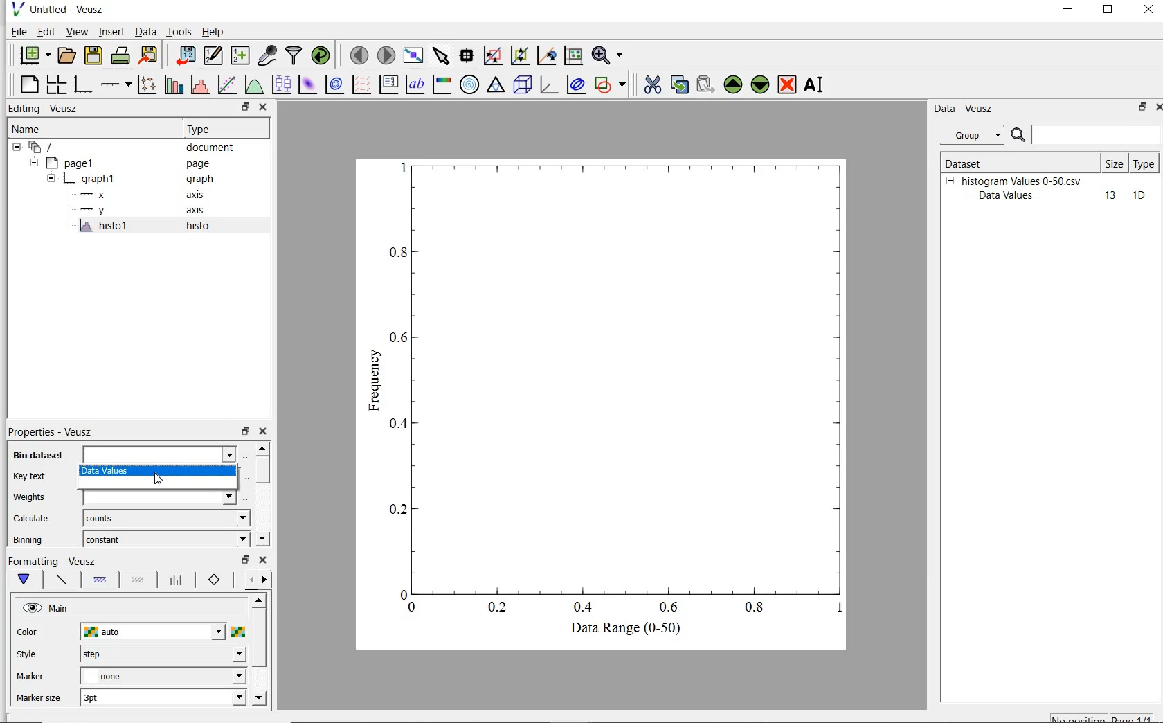  Describe the element at coordinates (249, 580) in the screenshot. I see `previous ` at that location.